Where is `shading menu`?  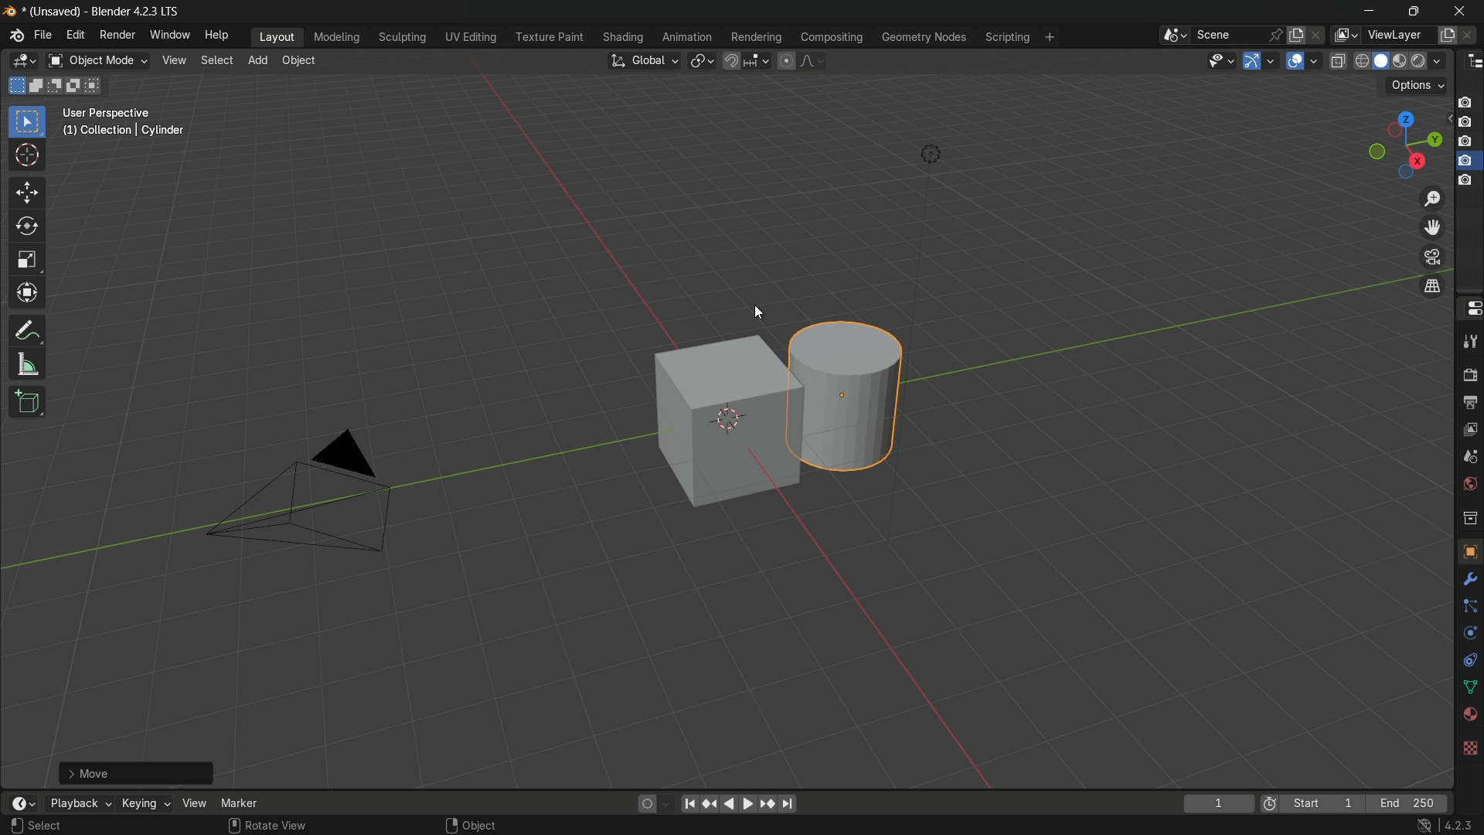 shading menu is located at coordinates (625, 38).